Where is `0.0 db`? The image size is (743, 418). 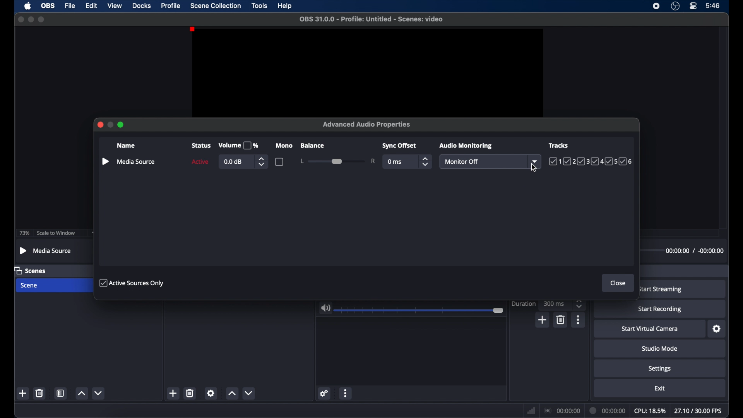 0.0 db is located at coordinates (234, 162).